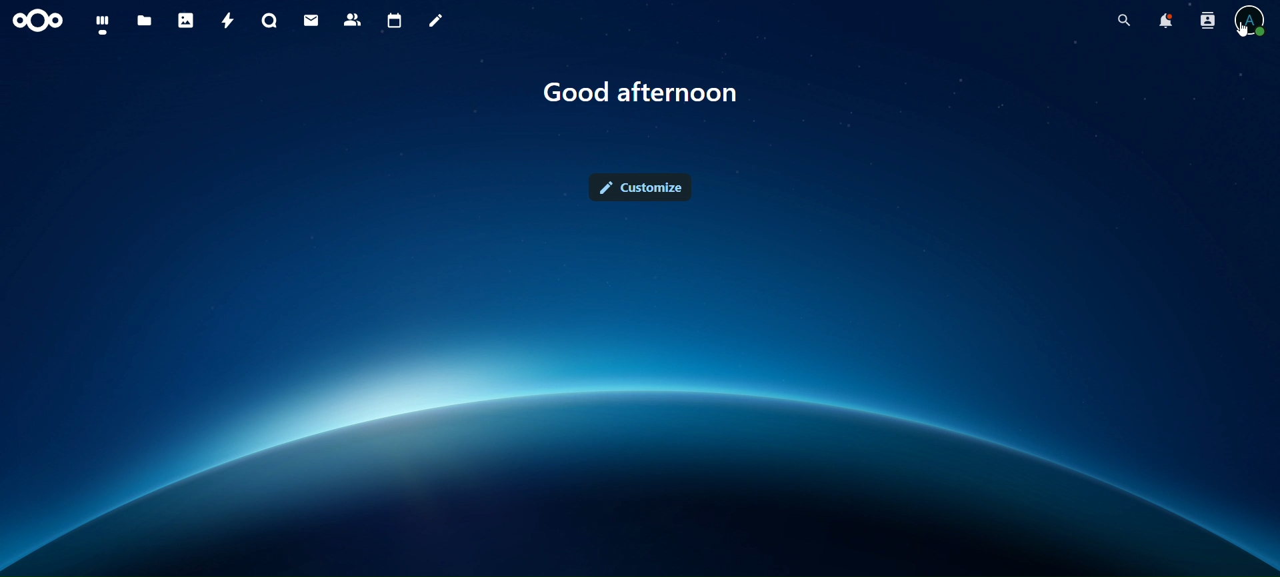 This screenshot has height=577, width=1280. I want to click on notification, so click(1165, 21).